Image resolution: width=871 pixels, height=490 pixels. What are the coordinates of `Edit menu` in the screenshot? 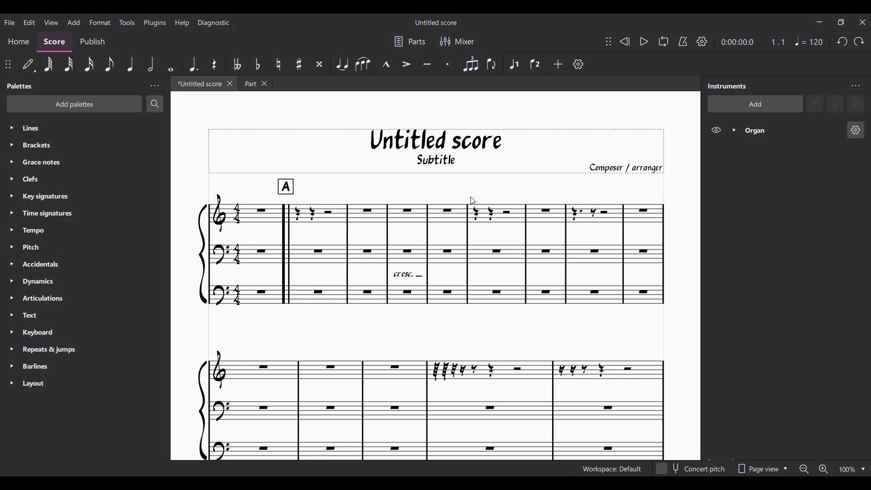 It's located at (29, 21).